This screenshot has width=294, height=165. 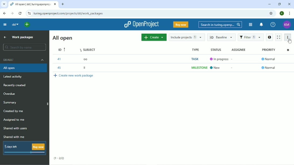 What do you see at coordinates (73, 76) in the screenshot?
I see `Create new work package` at bounding box center [73, 76].